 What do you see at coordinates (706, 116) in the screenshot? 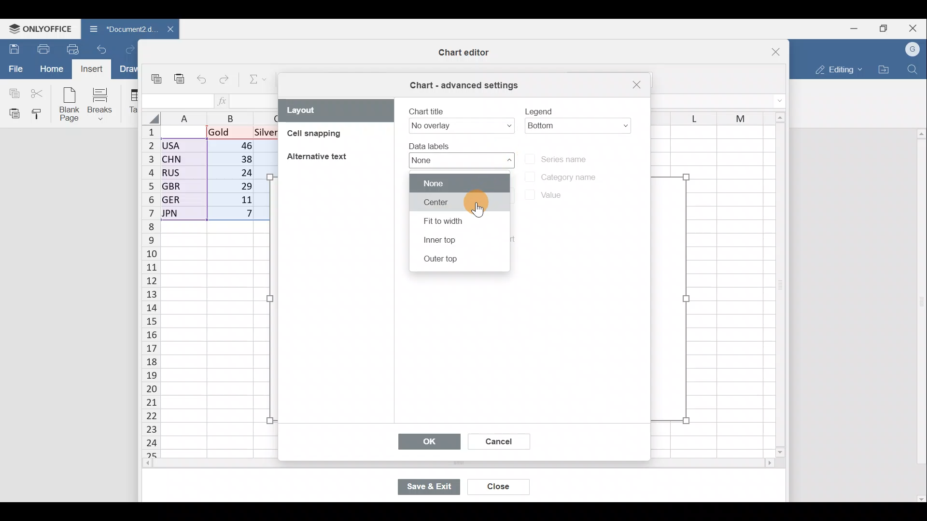
I see `Columns` at bounding box center [706, 116].